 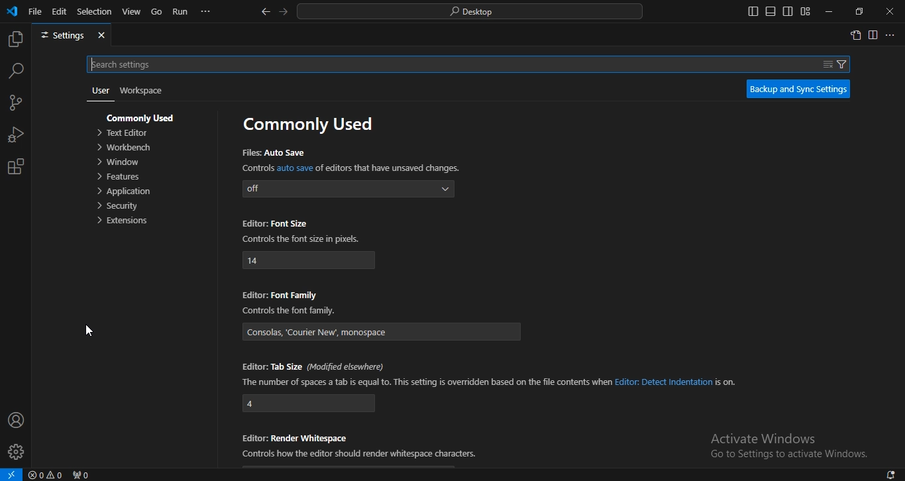 I want to click on edit, so click(x=60, y=11).